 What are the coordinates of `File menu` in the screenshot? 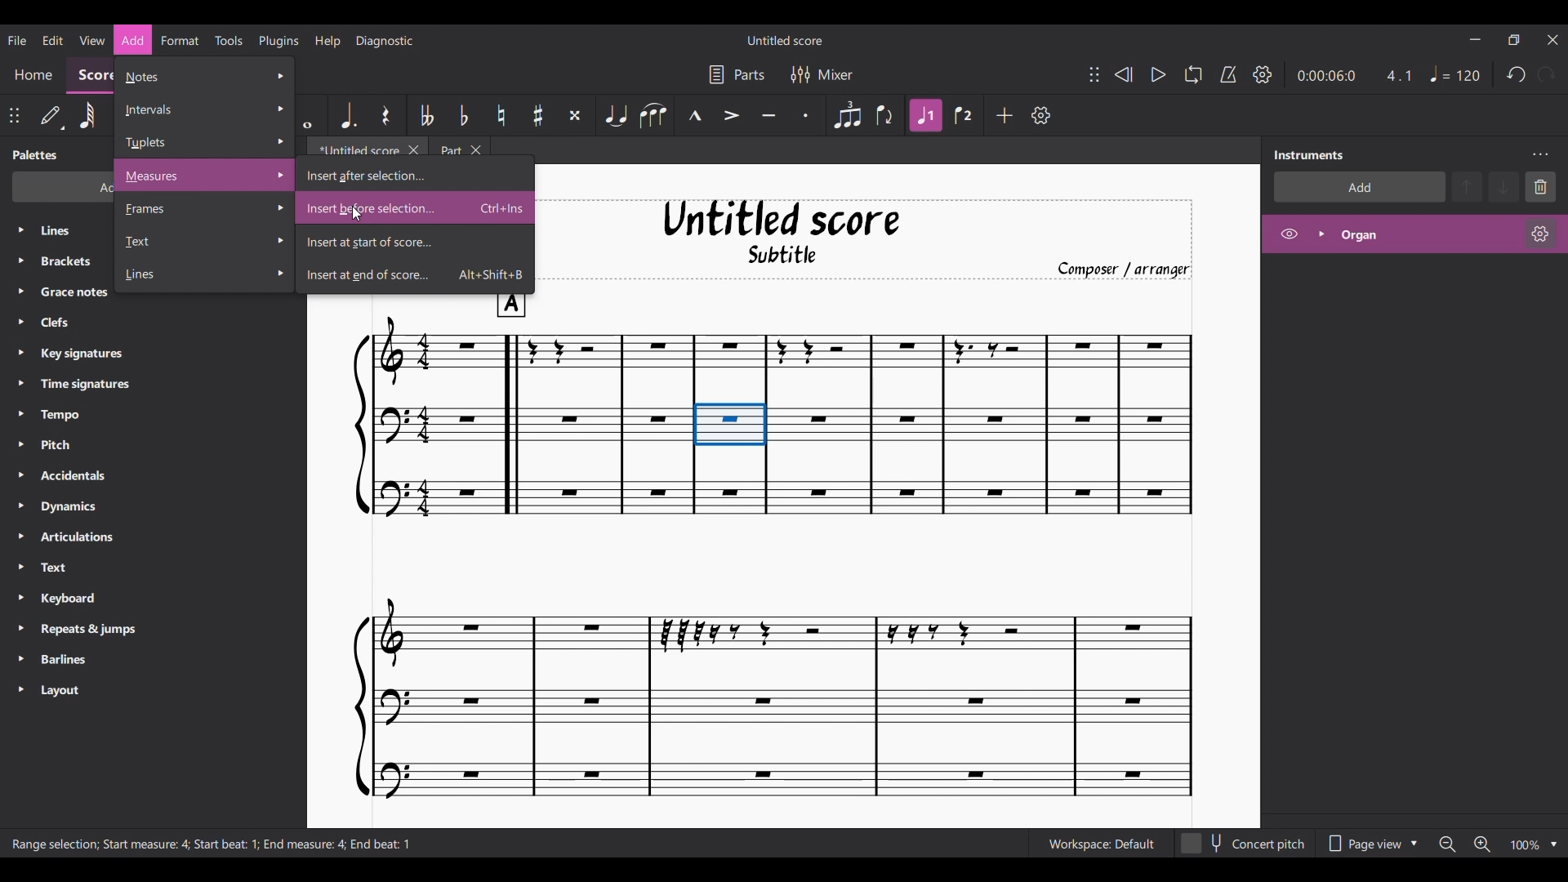 It's located at (17, 40).